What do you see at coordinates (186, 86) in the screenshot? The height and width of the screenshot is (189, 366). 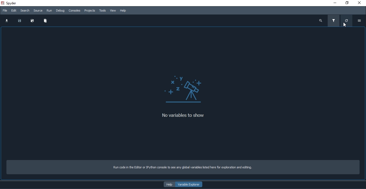 I see `Logo` at bounding box center [186, 86].